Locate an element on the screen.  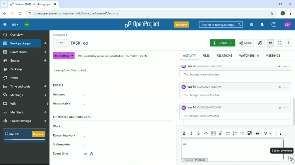
Open quick add menu is located at coordinates (28, 25).